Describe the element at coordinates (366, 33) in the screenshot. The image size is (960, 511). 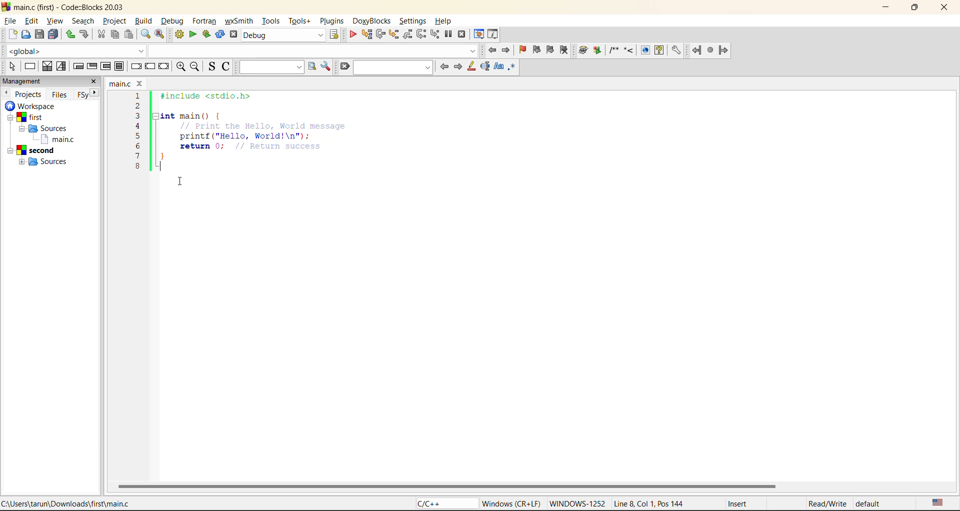
I see `run to cursor` at that location.